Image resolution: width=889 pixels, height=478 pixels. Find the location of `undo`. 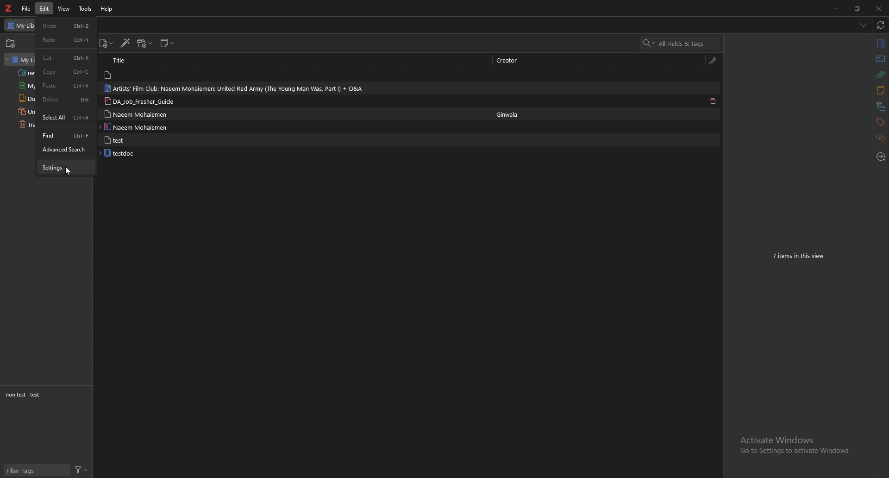

undo is located at coordinates (66, 25).